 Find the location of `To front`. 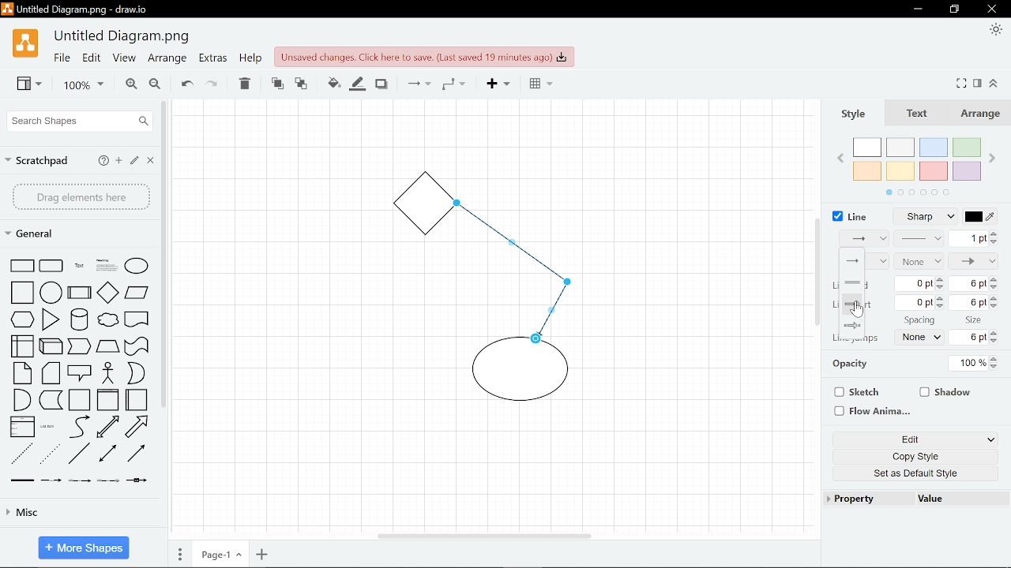

To front is located at coordinates (276, 83).